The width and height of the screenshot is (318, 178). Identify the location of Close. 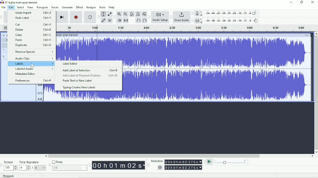
(312, 3).